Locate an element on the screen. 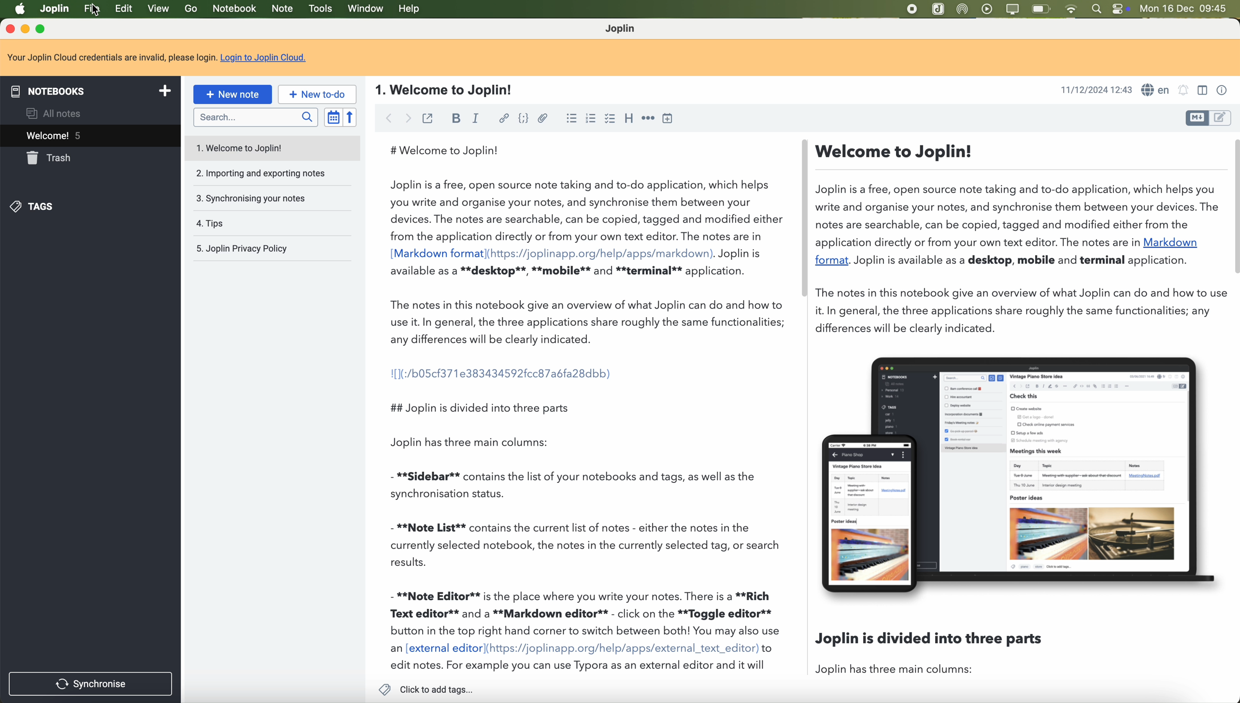  —
Welcome to Joplin!
Joplin is a free, open source note taking and to-do application, which helps you
write and organise your notes, and synchronise them between your devices. Th
notes are searchable, can be copied, tagged and modified either from the
application directly or from your own text editor. The notes are in Markdown
format. Joplin is available as a desktop, mobile and terminal application.
The notes in this notebook give an overview of what Joplin can do and how to t
it. In general, the three applications share roughly the same functionalities; any
differences will be clearly indicated. is located at coordinates (1015, 241).